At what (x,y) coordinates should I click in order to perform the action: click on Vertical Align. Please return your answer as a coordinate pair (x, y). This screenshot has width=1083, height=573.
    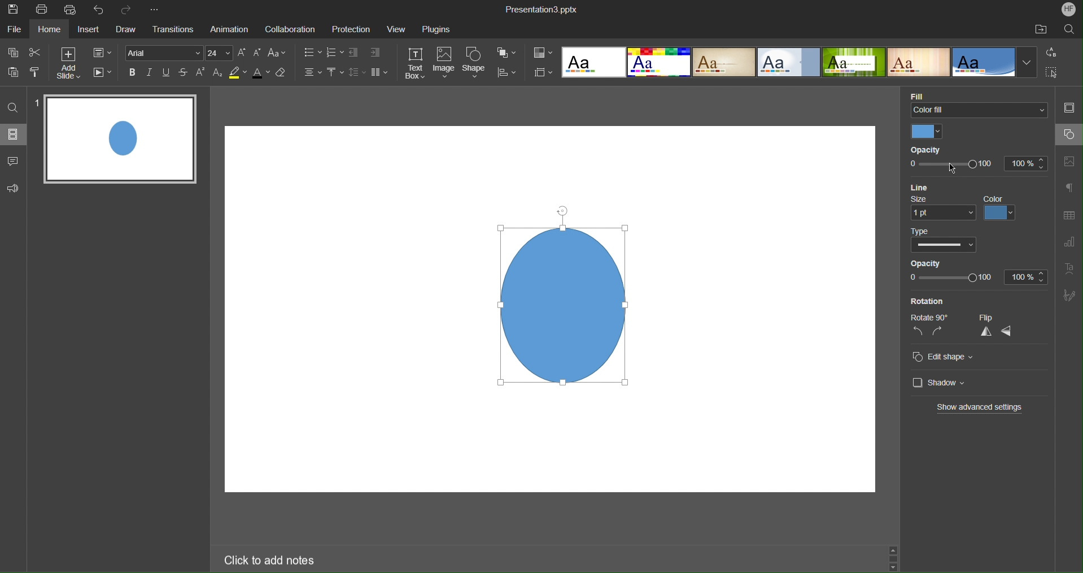
    Looking at the image, I should click on (335, 73).